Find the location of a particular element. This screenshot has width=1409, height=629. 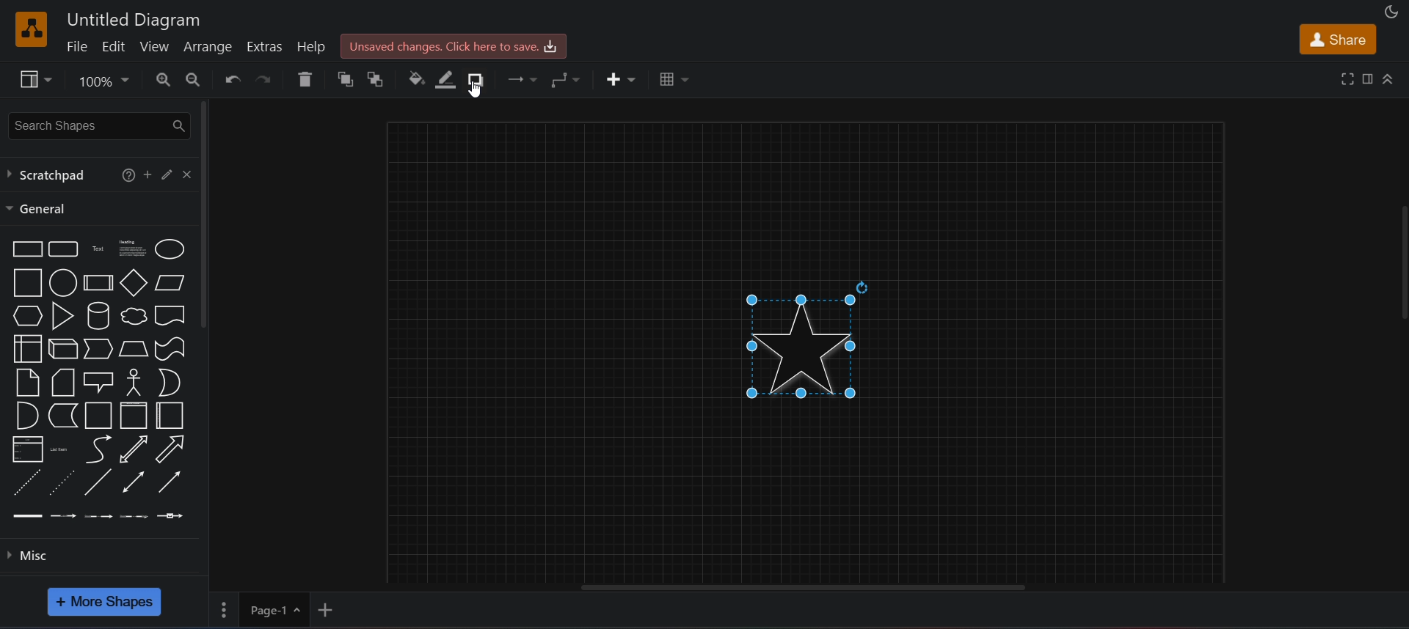

Connector with 3 labels is located at coordinates (136, 517).